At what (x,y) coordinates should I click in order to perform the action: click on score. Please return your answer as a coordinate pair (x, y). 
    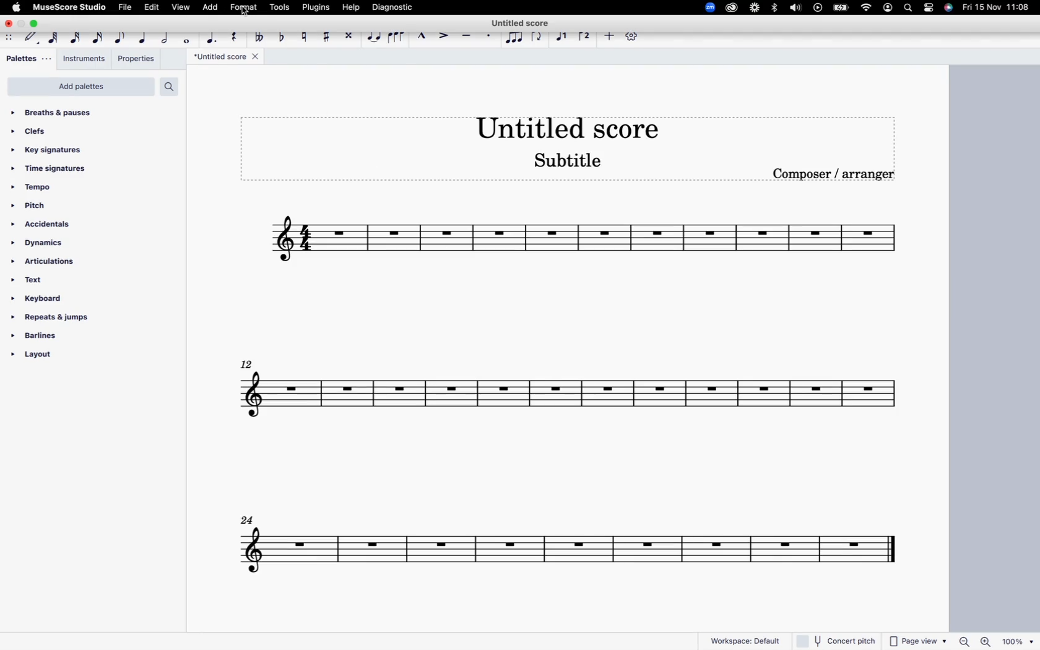
    Looking at the image, I should click on (563, 392).